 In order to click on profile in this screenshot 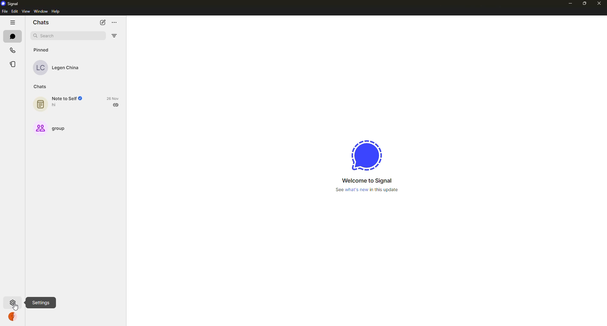, I will do `click(13, 317)`.